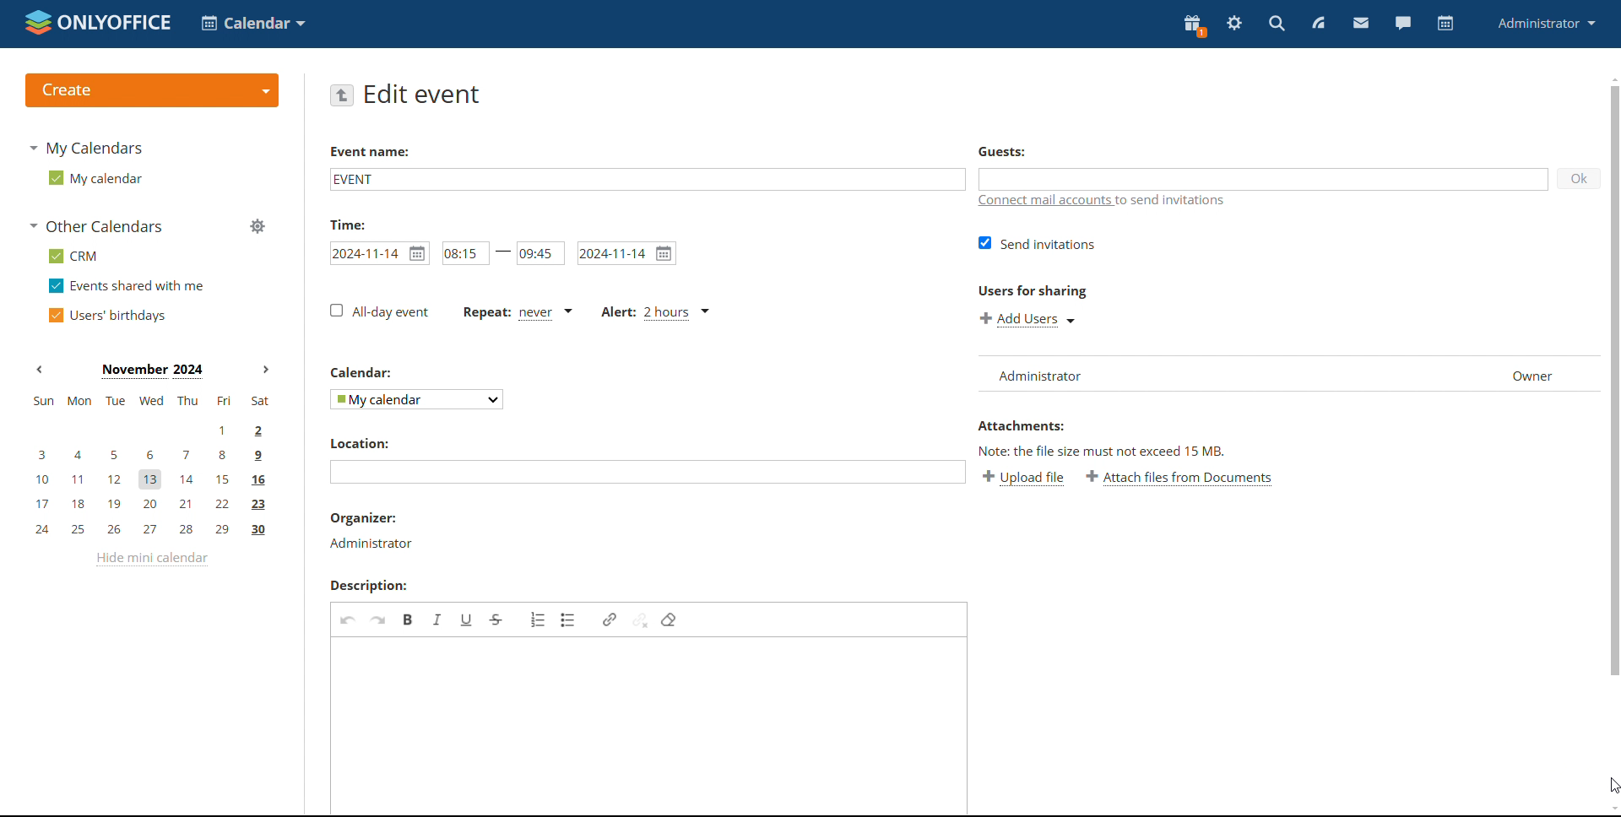 This screenshot has width=1621, height=817. What do you see at coordinates (106, 315) in the screenshot?
I see `users' birthdays` at bounding box center [106, 315].